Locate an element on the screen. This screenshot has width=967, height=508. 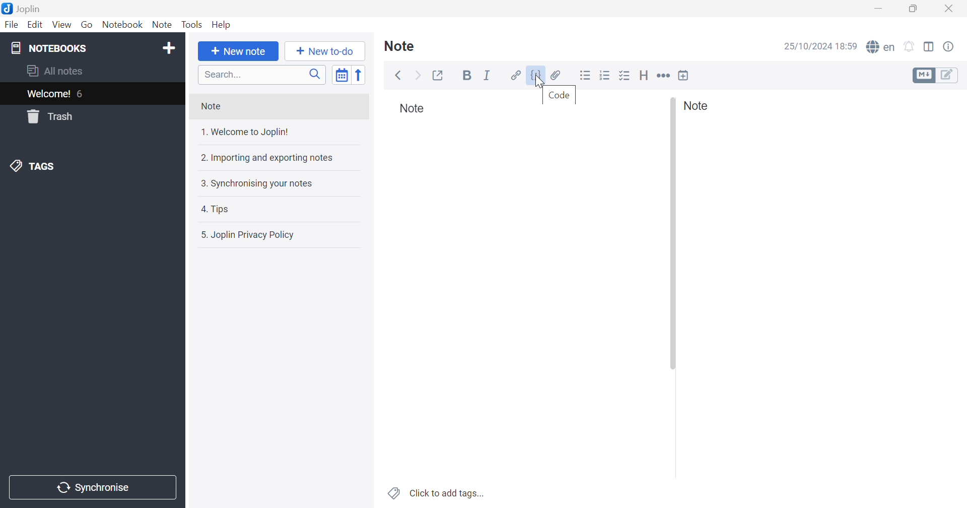
Insert time is located at coordinates (684, 77).